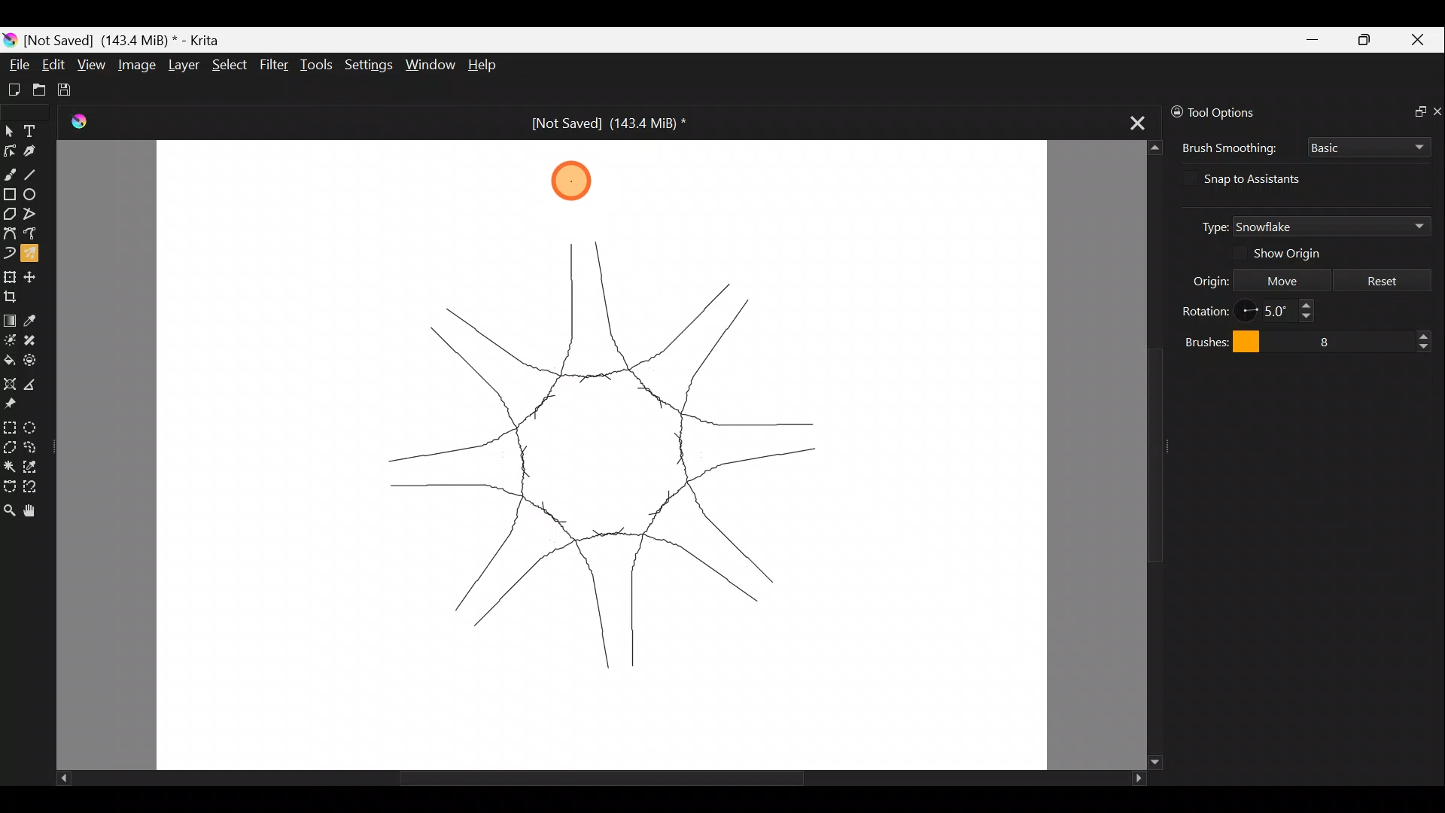 The height and width of the screenshot is (813, 1445). I want to click on Transform a layer/selection, so click(10, 276).